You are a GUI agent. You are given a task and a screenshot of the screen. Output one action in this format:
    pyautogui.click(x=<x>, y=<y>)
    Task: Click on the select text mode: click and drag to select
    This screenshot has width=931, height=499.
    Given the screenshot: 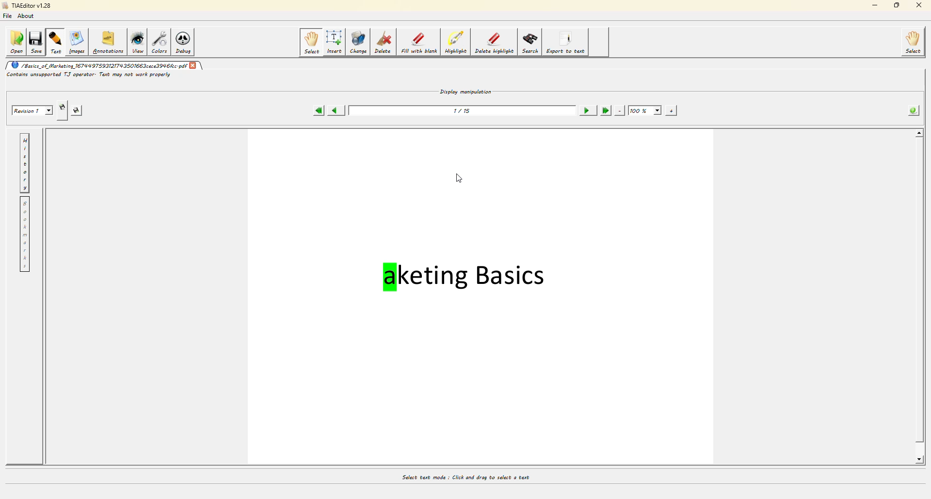 What is the action you would take?
    pyautogui.click(x=463, y=475)
    